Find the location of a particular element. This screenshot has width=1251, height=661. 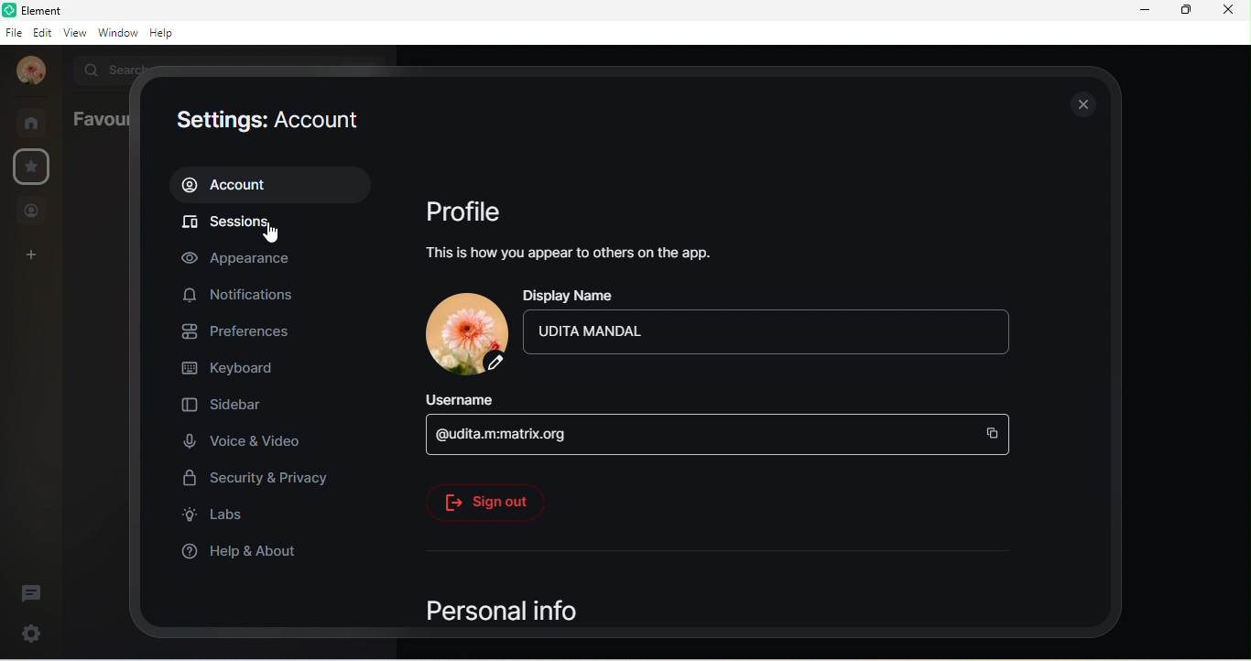

sessions is located at coordinates (267, 224).